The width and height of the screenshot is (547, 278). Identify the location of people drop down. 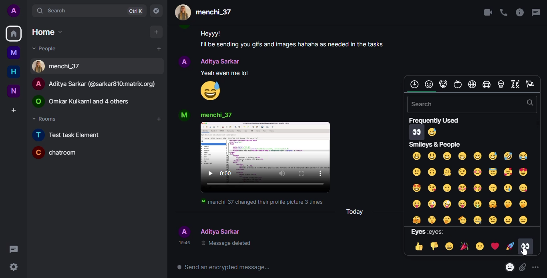
(45, 48).